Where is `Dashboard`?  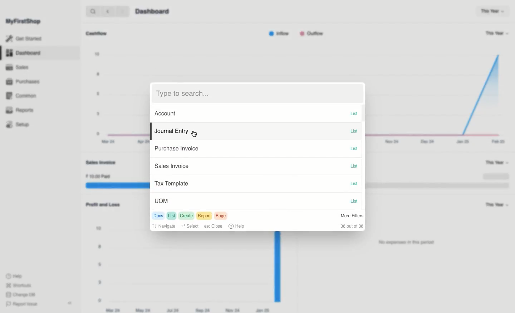
Dashboard is located at coordinates (153, 12).